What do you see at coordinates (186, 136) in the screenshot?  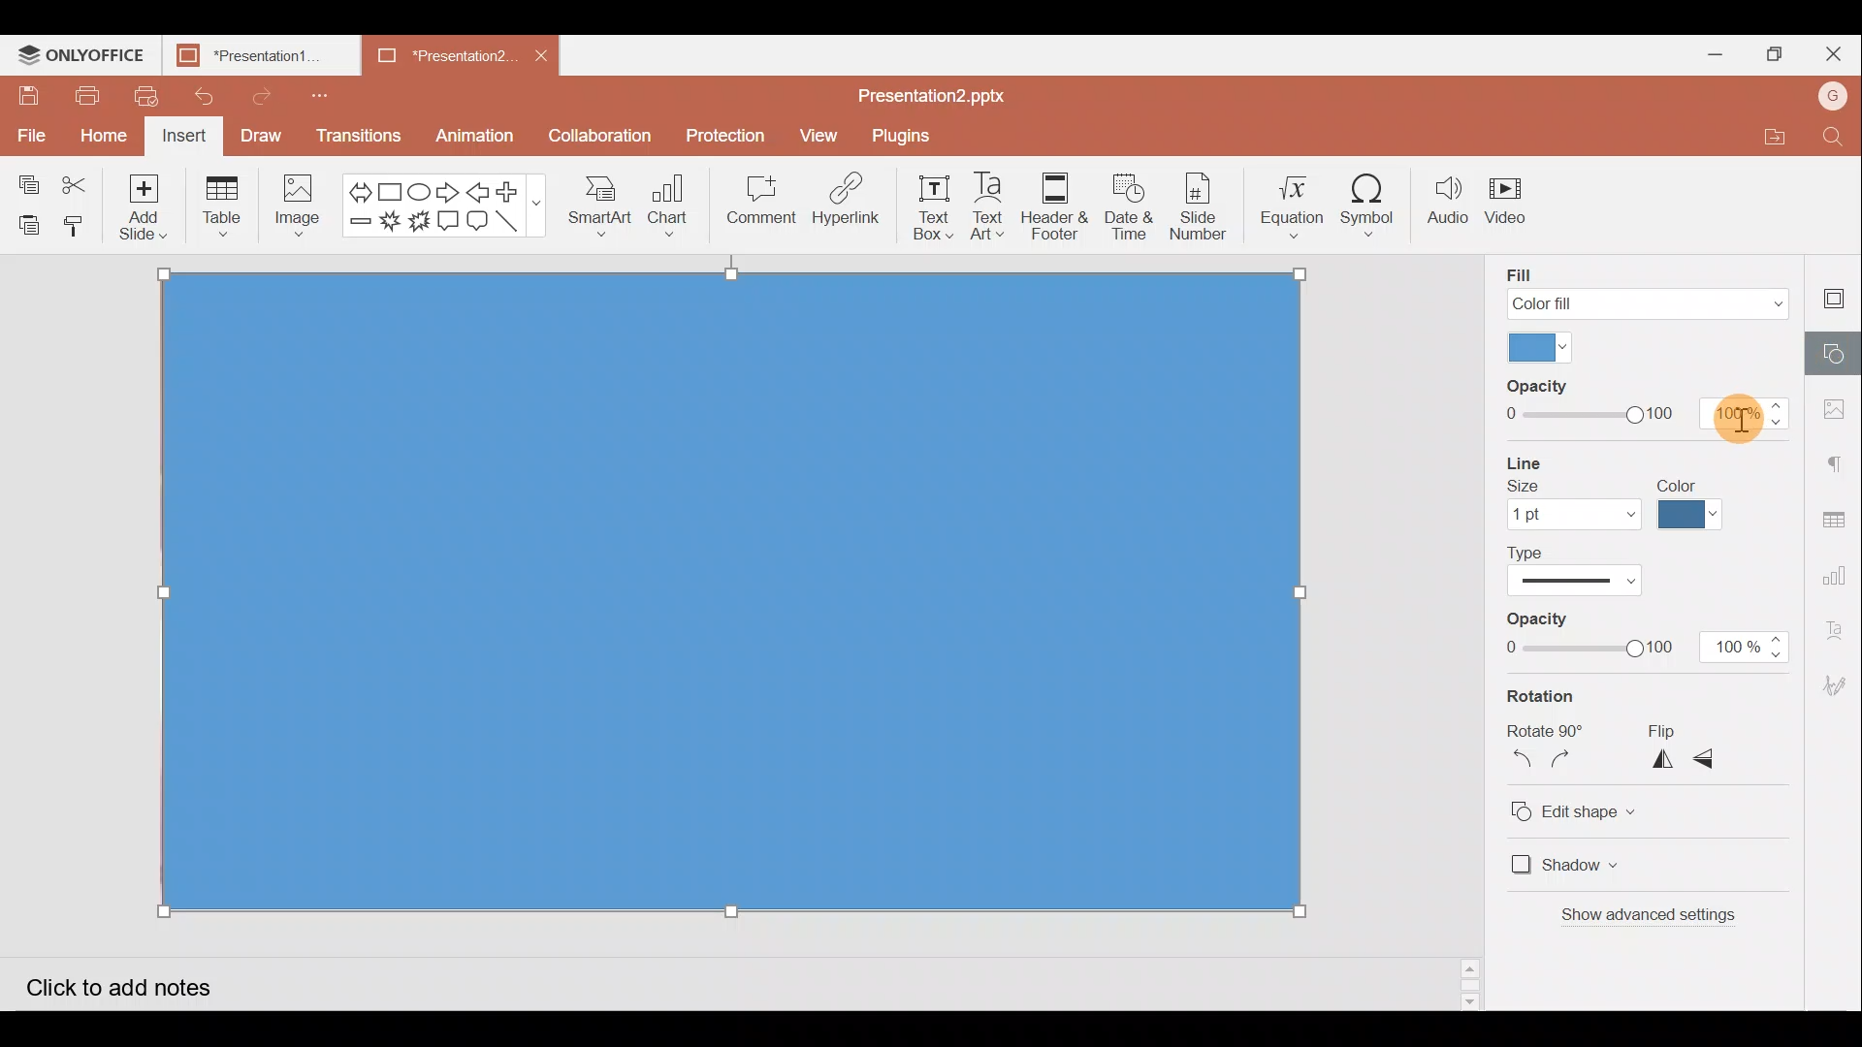 I see `Insert` at bounding box center [186, 136].